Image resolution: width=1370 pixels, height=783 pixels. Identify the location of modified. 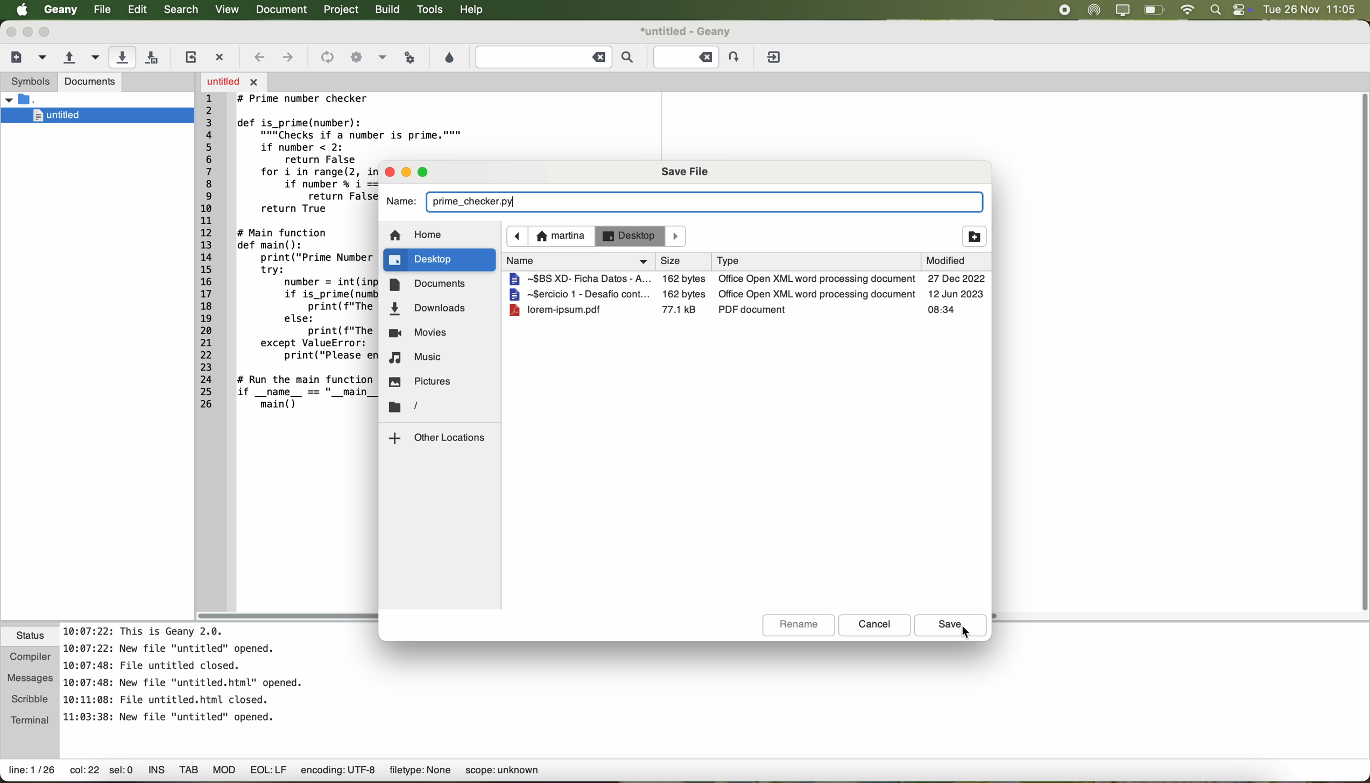
(962, 262).